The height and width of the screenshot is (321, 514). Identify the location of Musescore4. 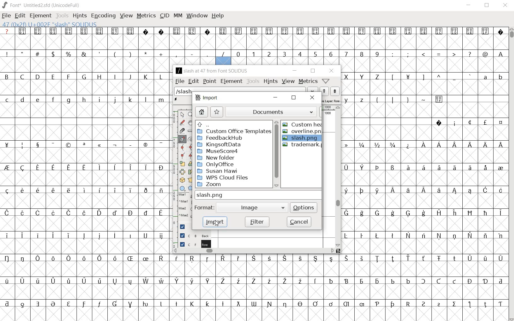
(218, 151).